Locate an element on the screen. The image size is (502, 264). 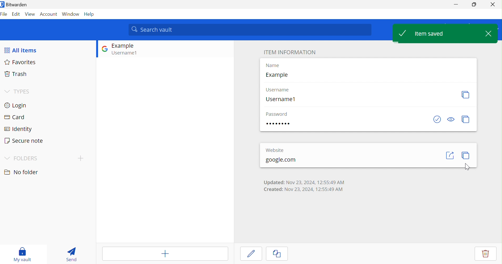
Drop Down is located at coordinates (7, 90).